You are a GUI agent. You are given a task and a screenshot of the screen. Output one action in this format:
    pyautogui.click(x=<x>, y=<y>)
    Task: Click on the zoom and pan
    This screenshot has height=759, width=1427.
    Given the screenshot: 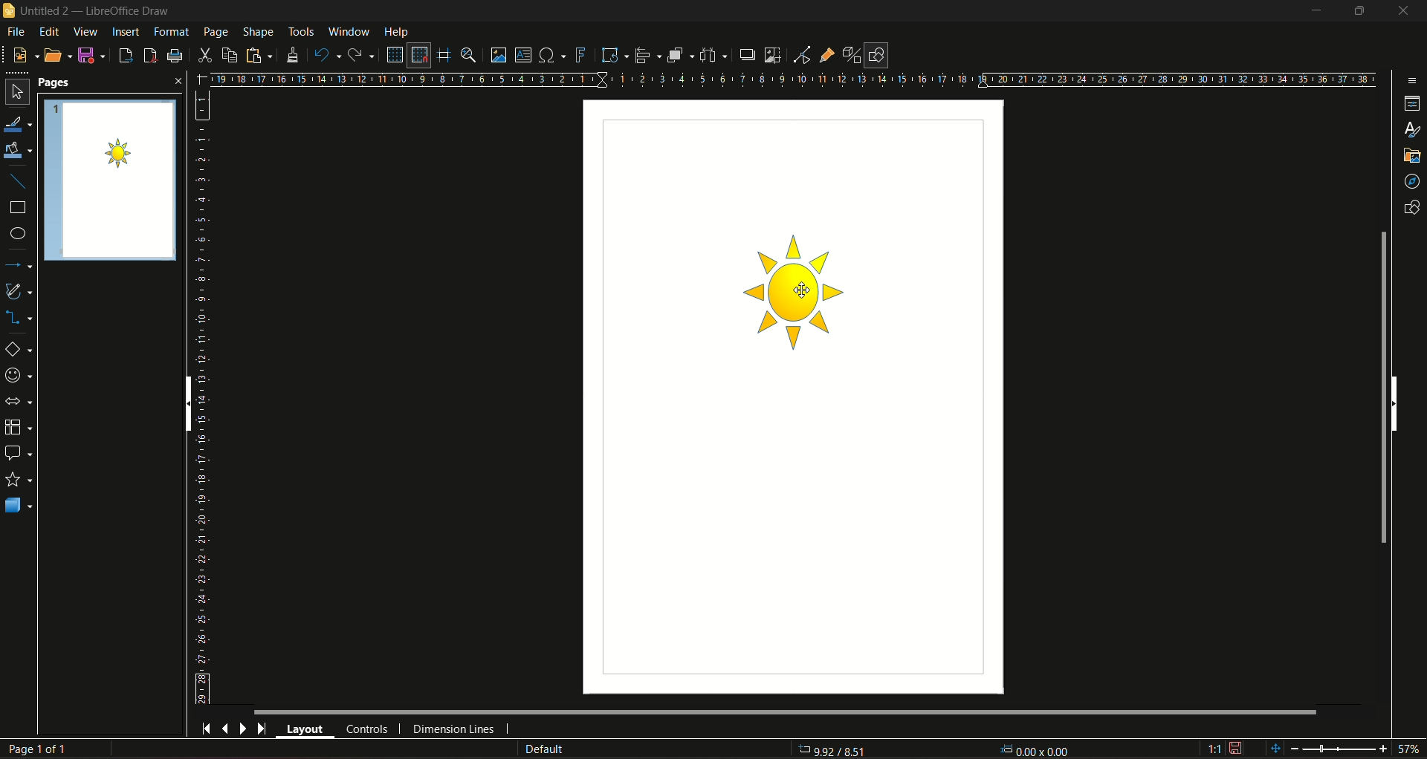 What is the action you would take?
    pyautogui.click(x=467, y=56)
    